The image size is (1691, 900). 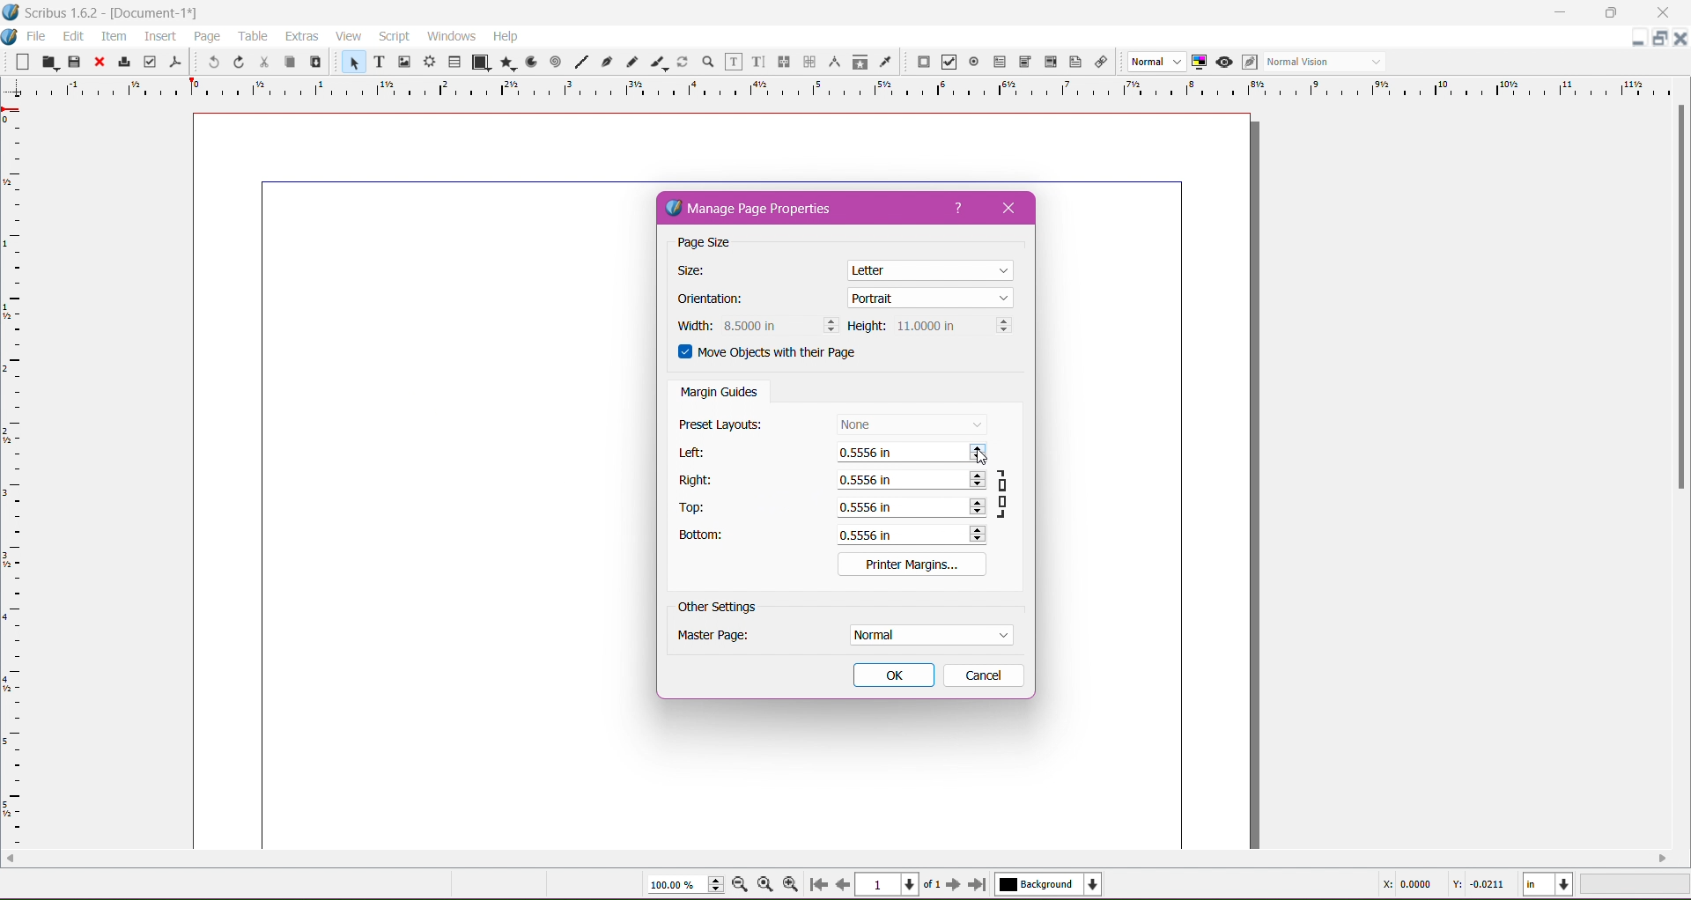 I want to click on Edit Text with Story Editor, so click(x=757, y=62).